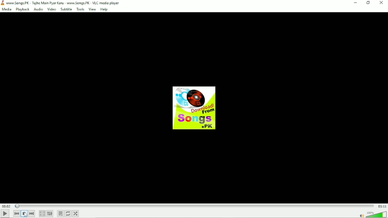  I want to click on Audio, so click(38, 10).